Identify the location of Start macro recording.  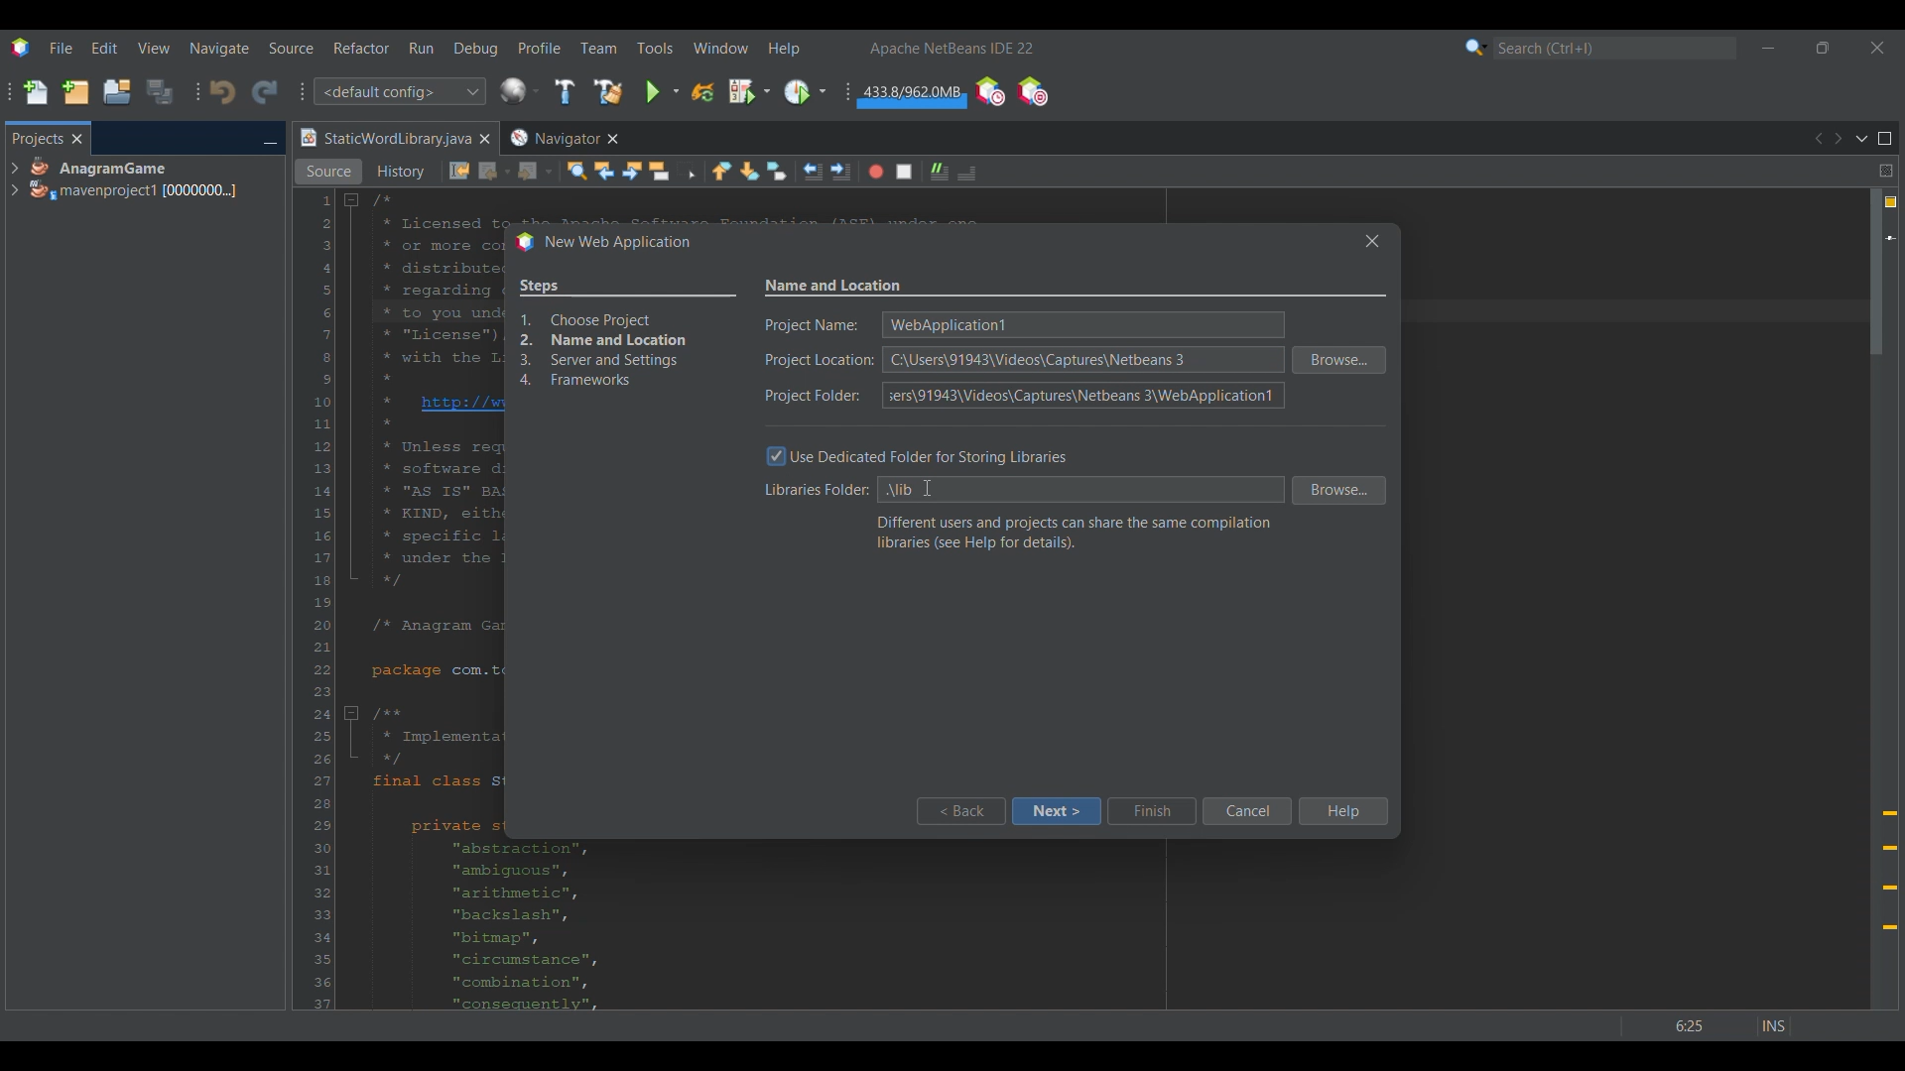
(876, 172).